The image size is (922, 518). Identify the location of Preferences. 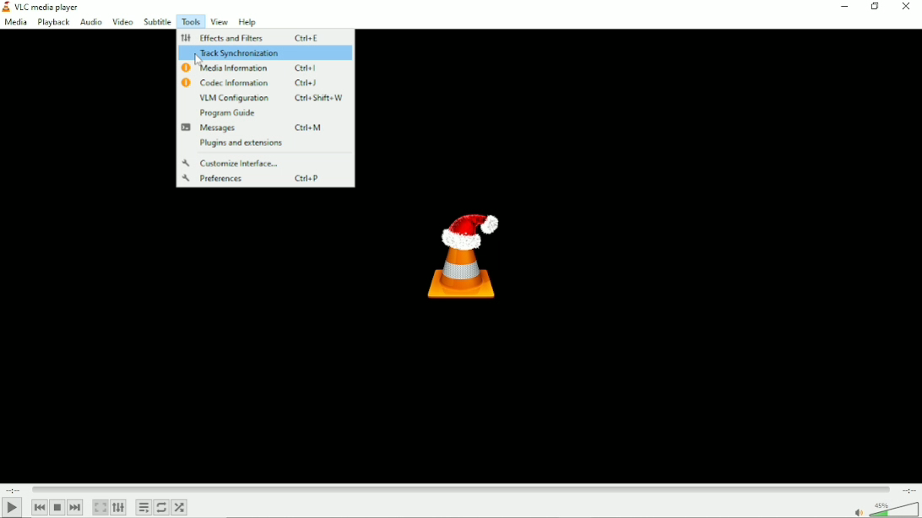
(263, 179).